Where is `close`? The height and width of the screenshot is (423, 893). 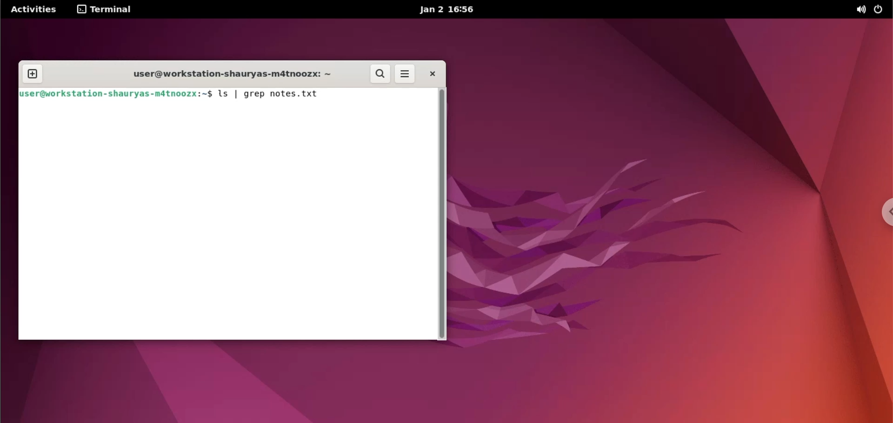 close is located at coordinates (429, 75).